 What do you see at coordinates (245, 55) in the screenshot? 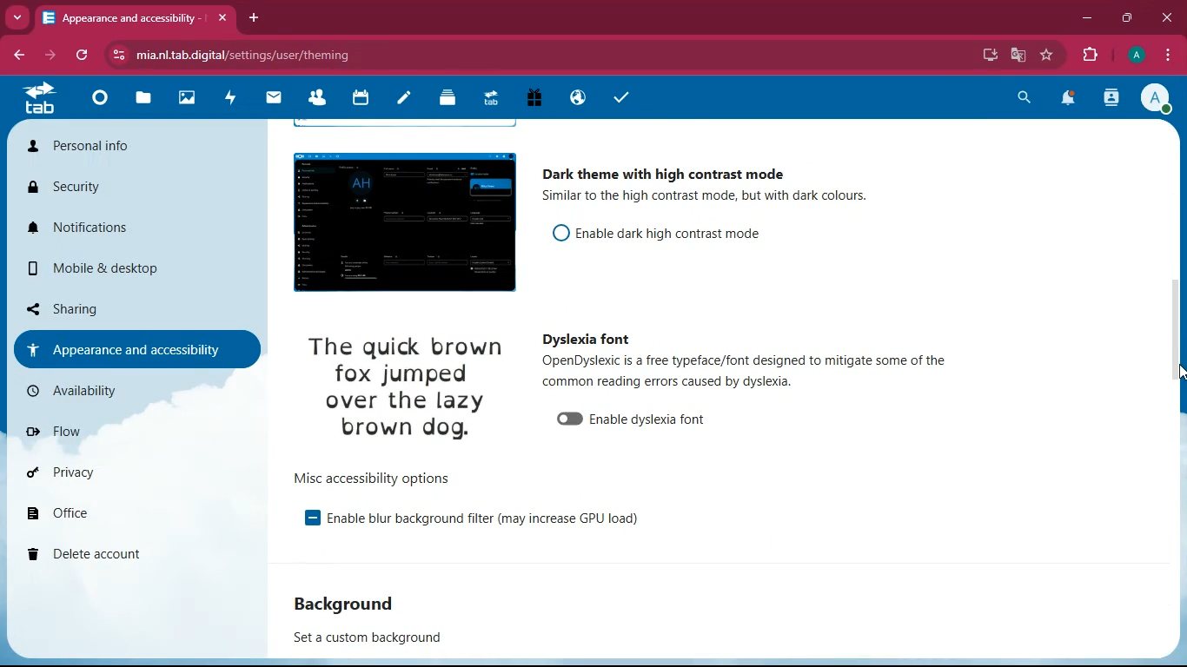
I see `url` at bounding box center [245, 55].